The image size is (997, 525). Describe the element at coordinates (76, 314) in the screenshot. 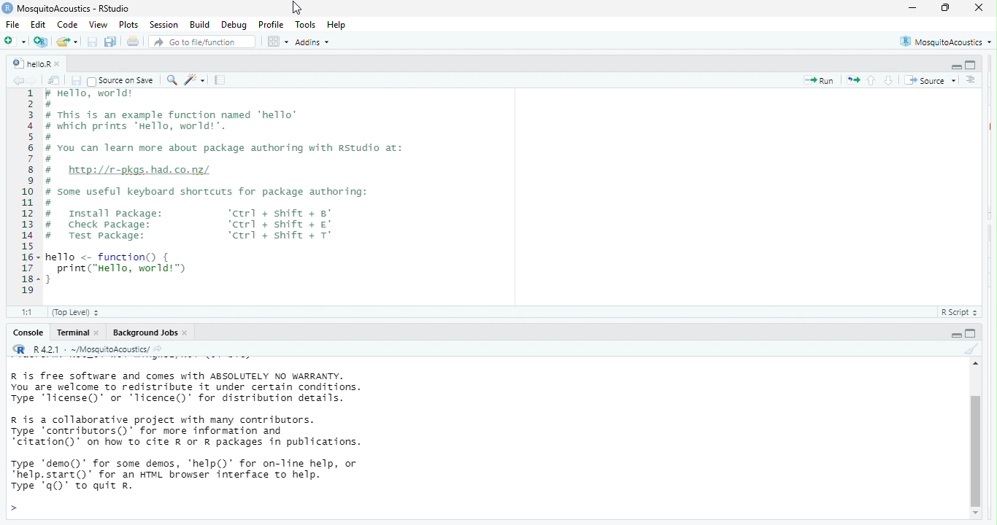

I see `(Top Level) ` at that location.